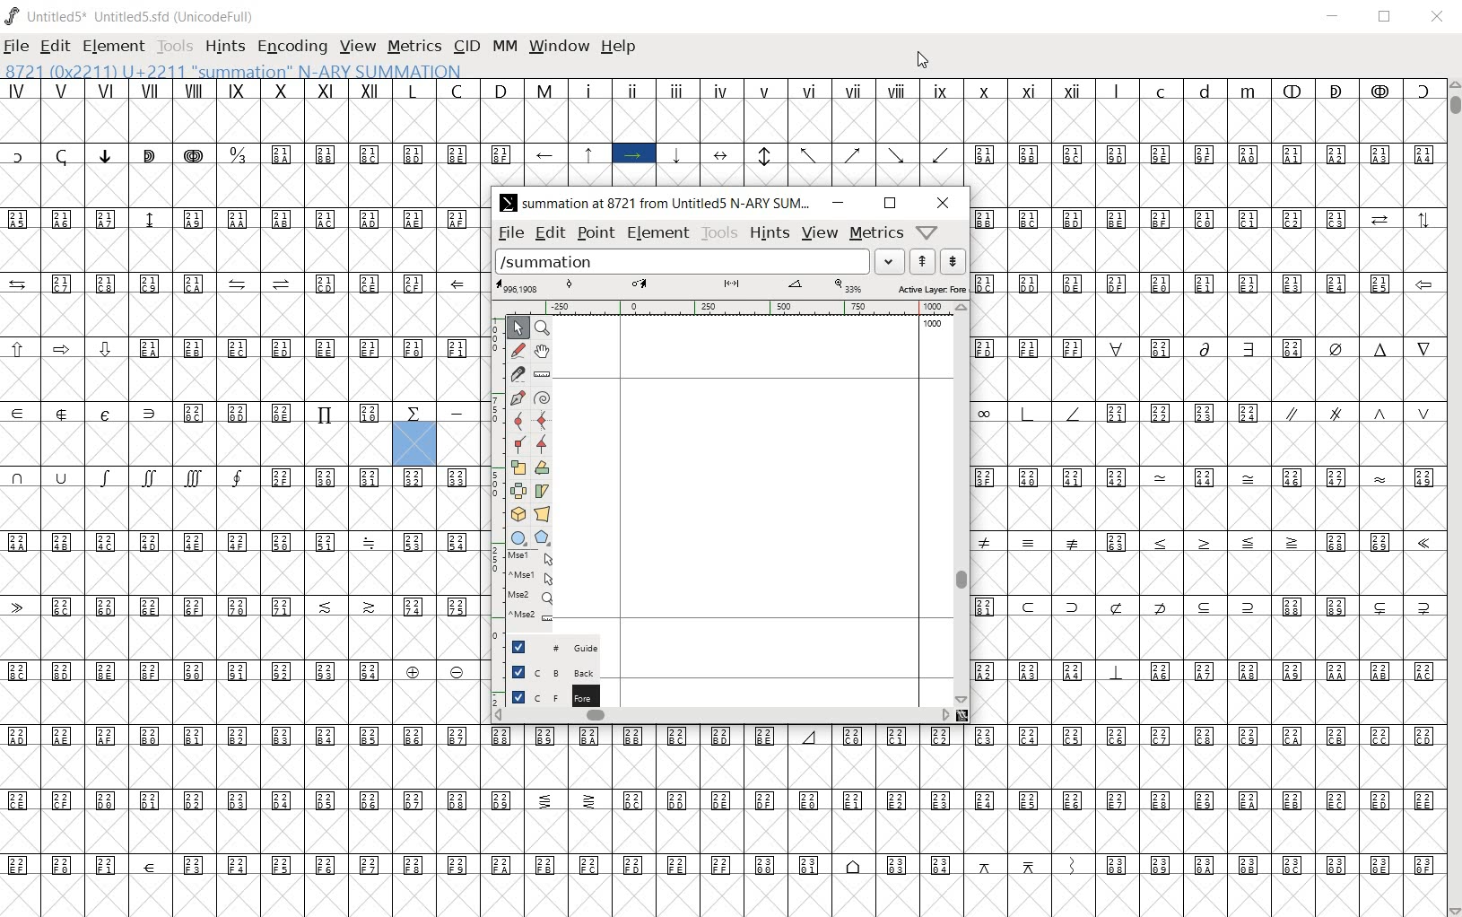 The image size is (1462, 917). I want to click on POINTER, so click(518, 327).